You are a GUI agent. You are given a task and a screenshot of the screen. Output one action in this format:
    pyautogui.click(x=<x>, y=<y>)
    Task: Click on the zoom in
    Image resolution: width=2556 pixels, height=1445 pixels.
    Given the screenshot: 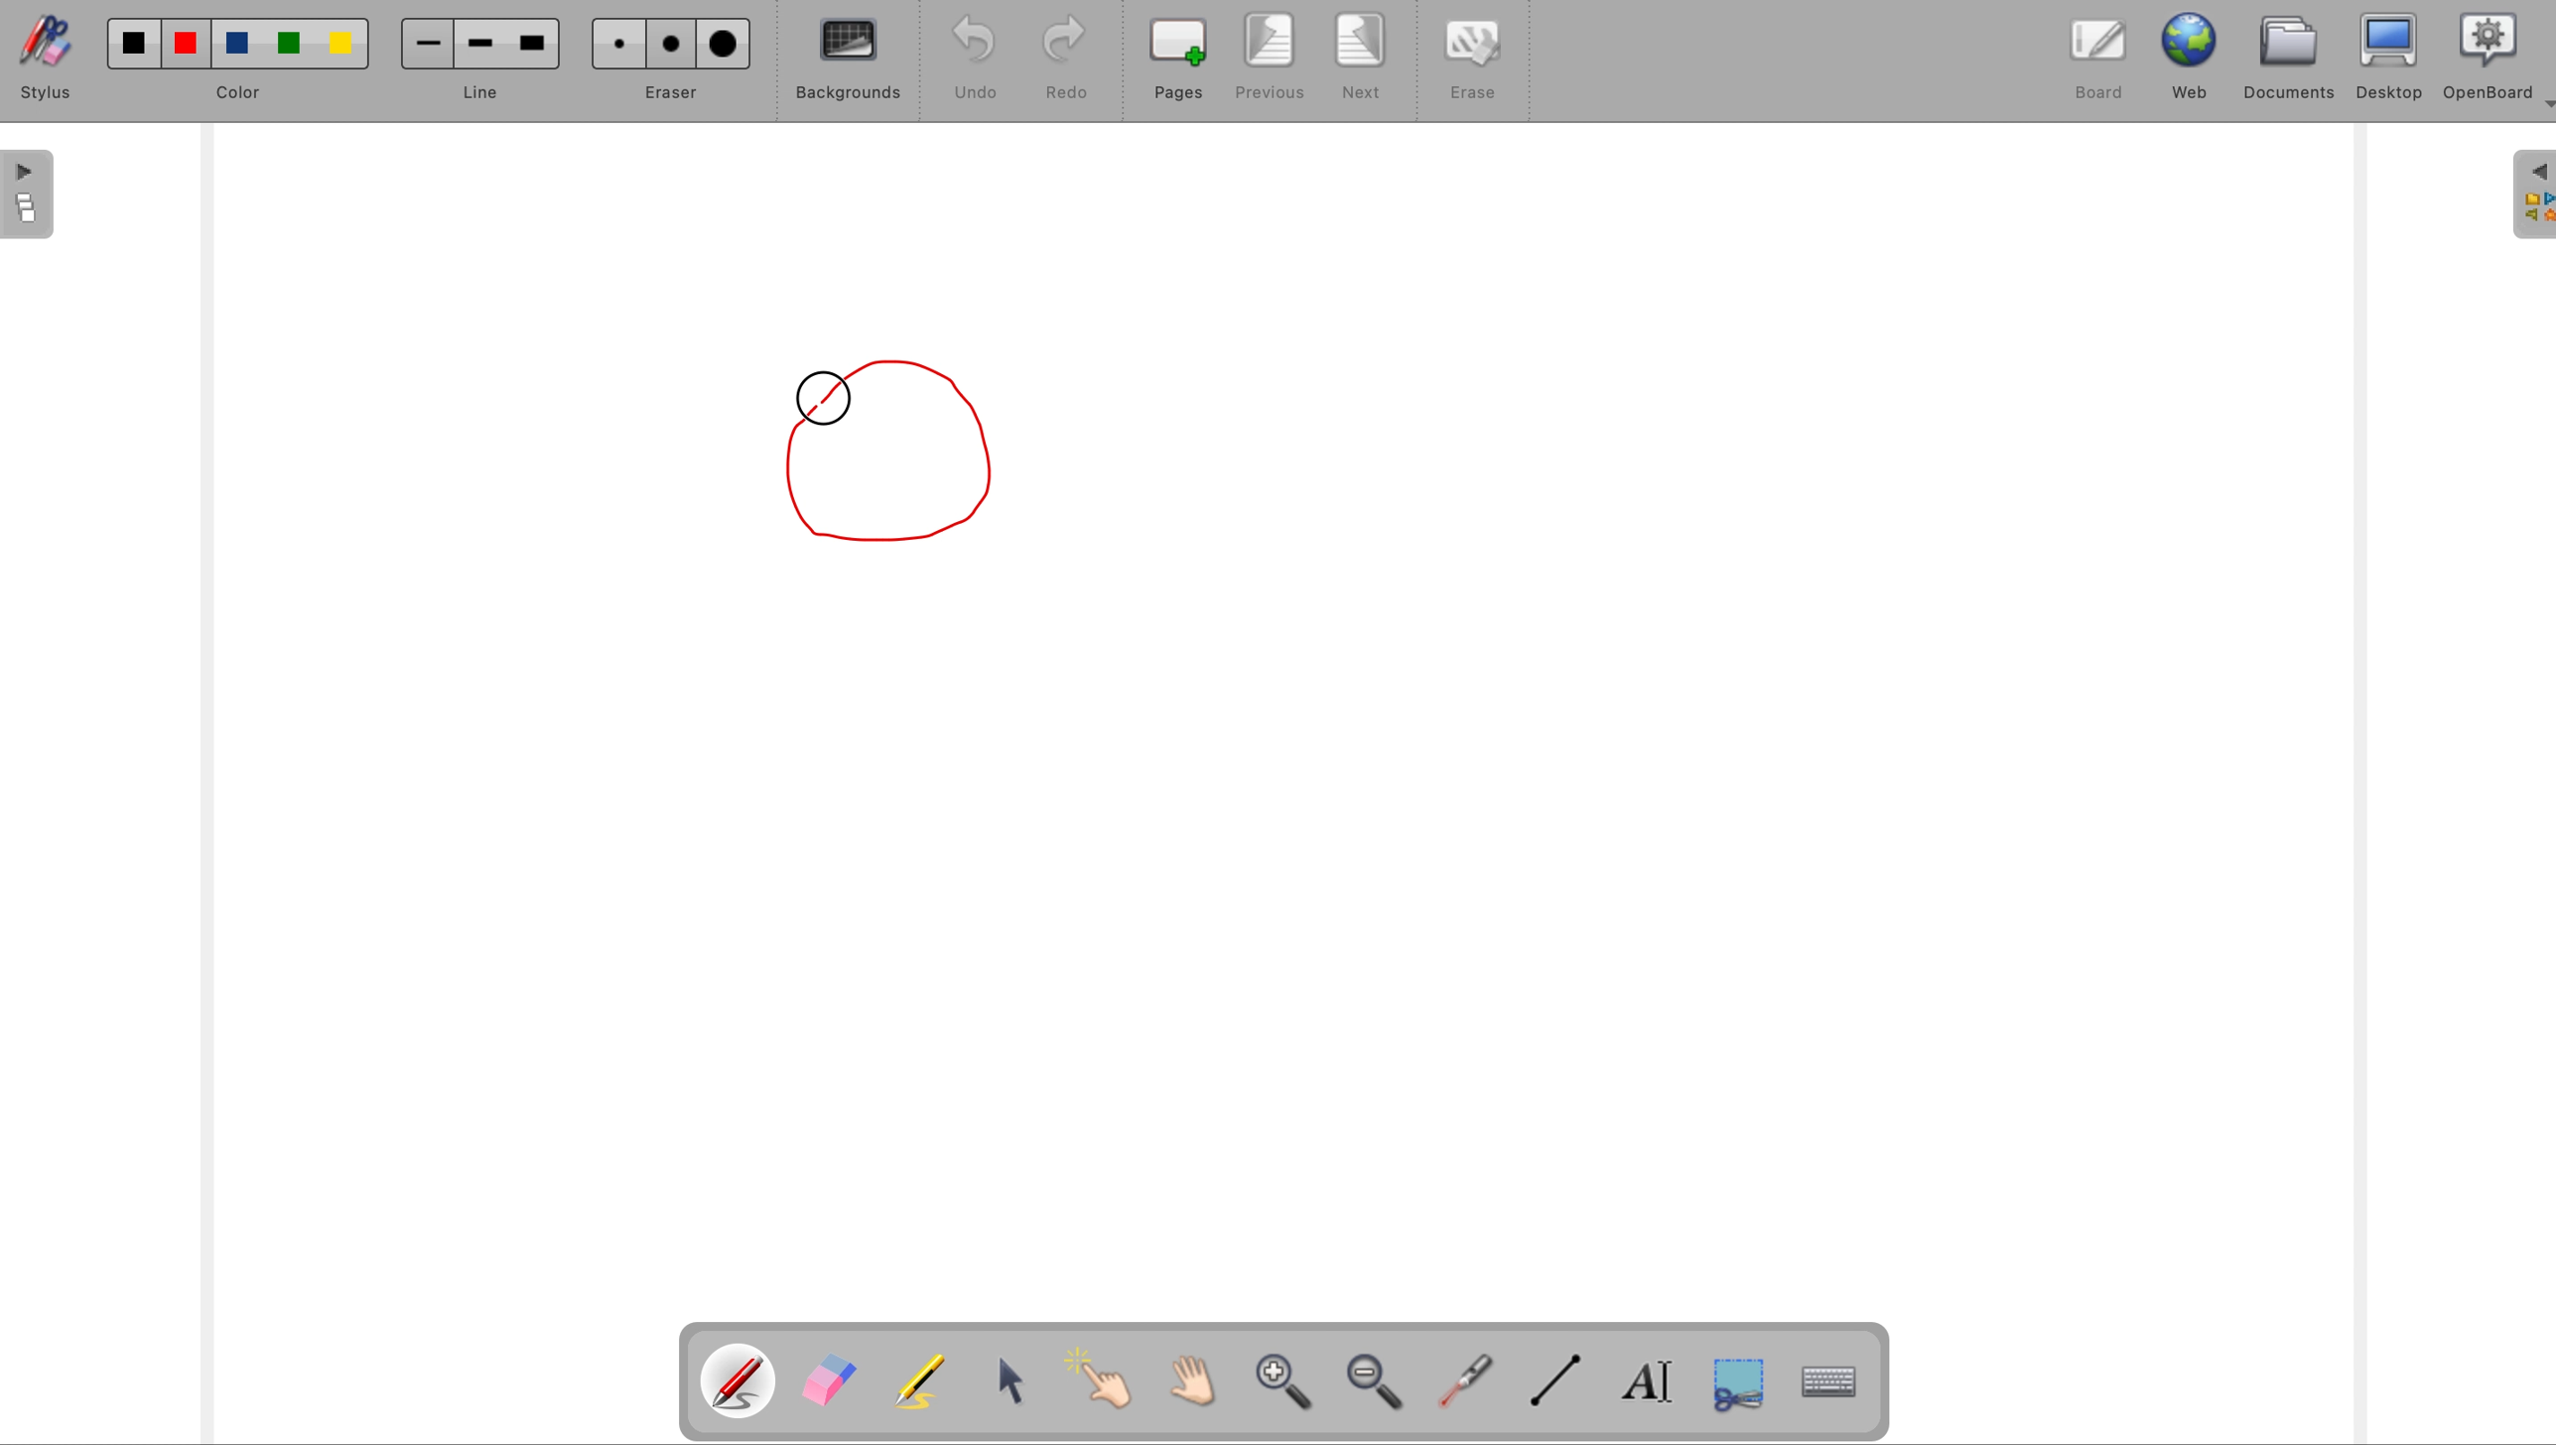 What is the action you would take?
    pyautogui.click(x=1283, y=1386)
    